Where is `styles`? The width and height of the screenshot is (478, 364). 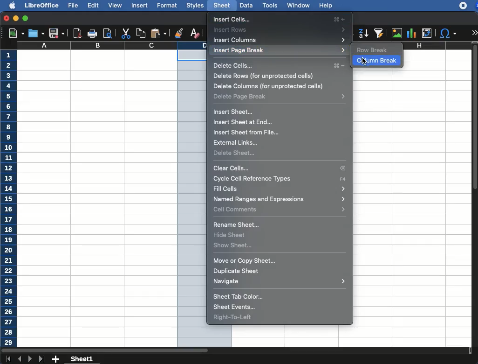
styles is located at coordinates (195, 5).